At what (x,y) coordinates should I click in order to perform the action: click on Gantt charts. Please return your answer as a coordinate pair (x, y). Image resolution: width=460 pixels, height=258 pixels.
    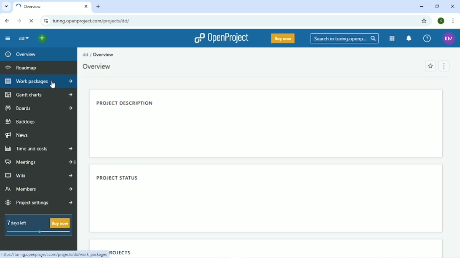
    Looking at the image, I should click on (39, 95).